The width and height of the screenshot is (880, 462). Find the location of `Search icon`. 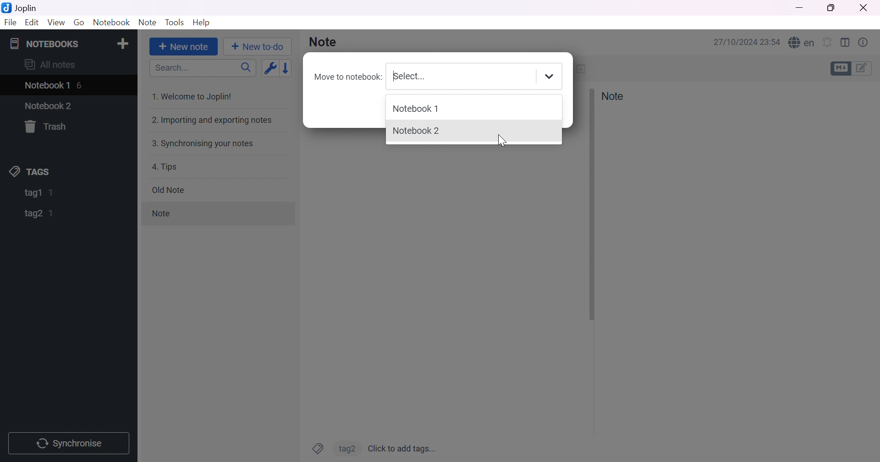

Search icon is located at coordinates (243, 69).